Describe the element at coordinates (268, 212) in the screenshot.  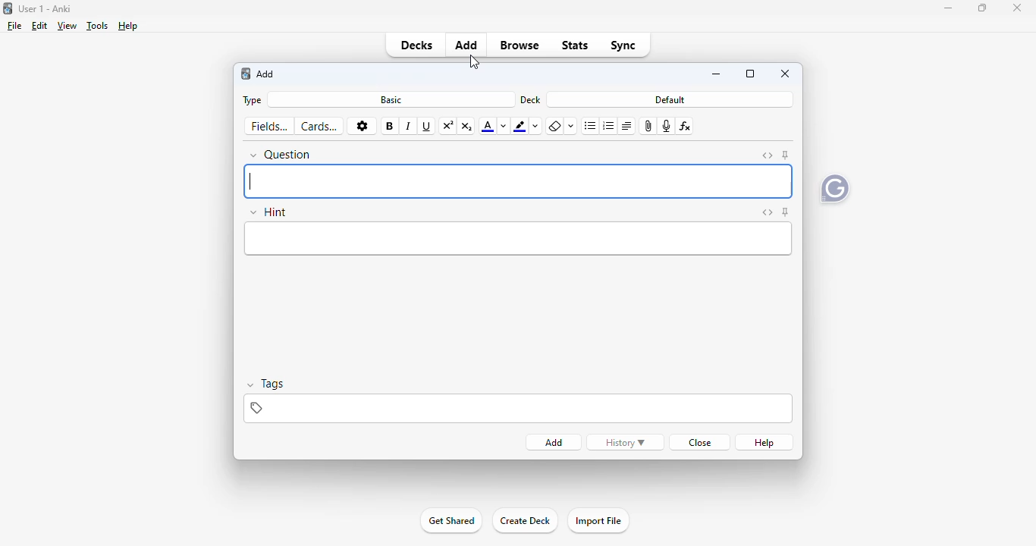
I see `hint` at that location.